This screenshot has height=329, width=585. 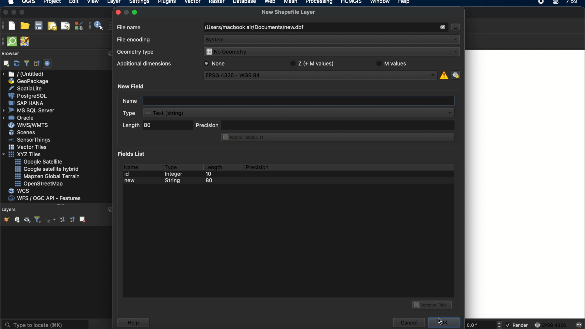 What do you see at coordinates (23, 132) in the screenshot?
I see `scenes` at bounding box center [23, 132].